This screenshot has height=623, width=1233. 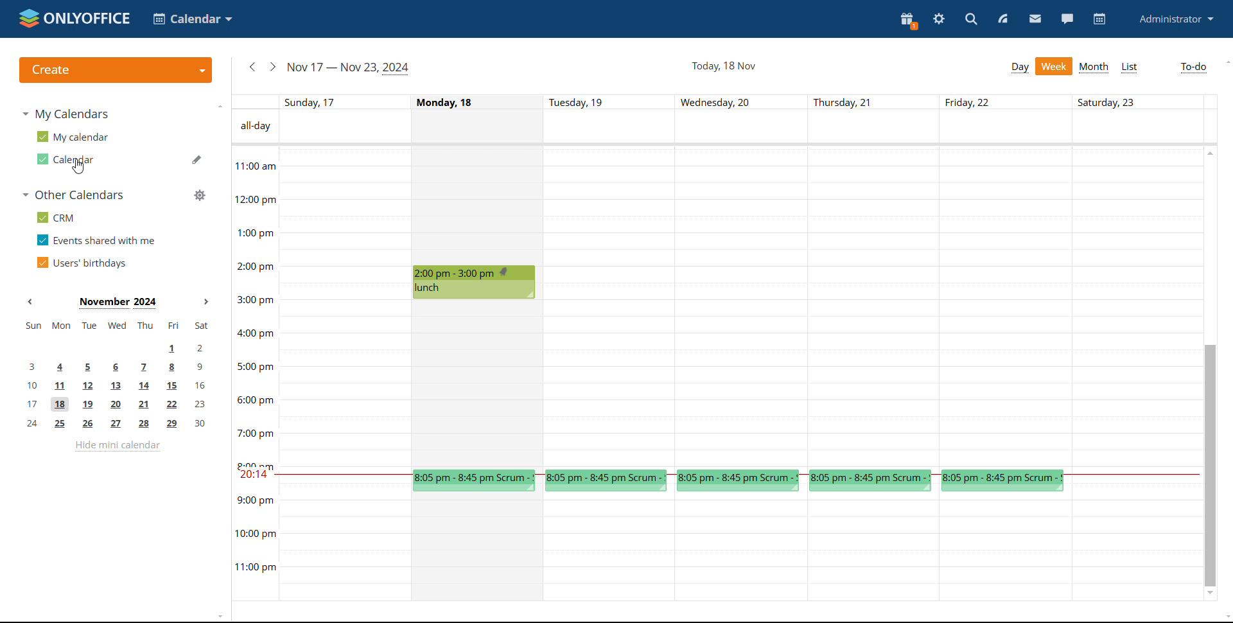 What do you see at coordinates (74, 195) in the screenshot?
I see `other calendars` at bounding box center [74, 195].